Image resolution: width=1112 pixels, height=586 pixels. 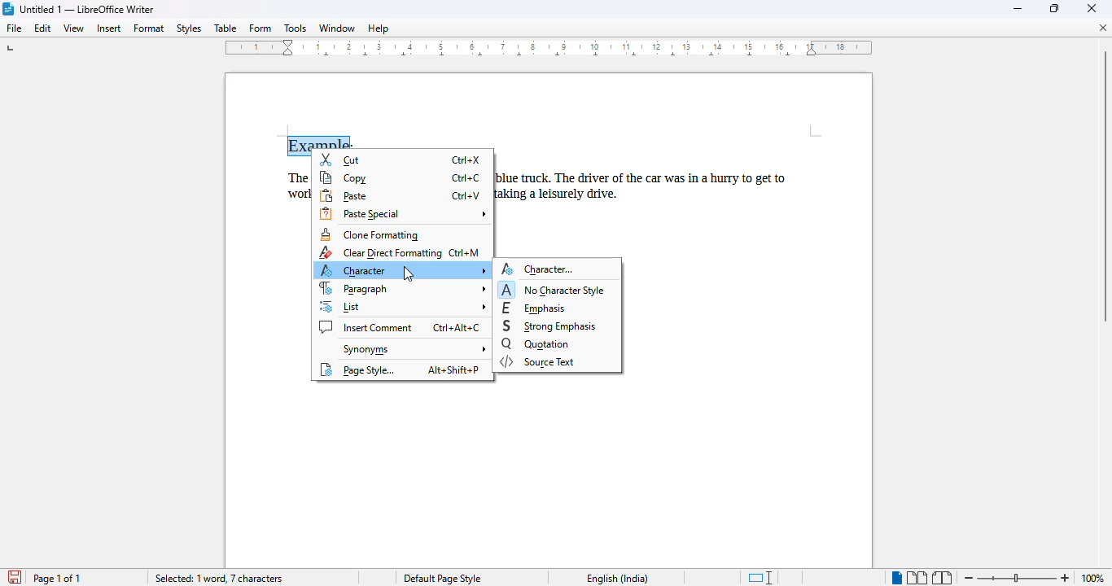 What do you see at coordinates (943, 578) in the screenshot?
I see `book view` at bounding box center [943, 578].